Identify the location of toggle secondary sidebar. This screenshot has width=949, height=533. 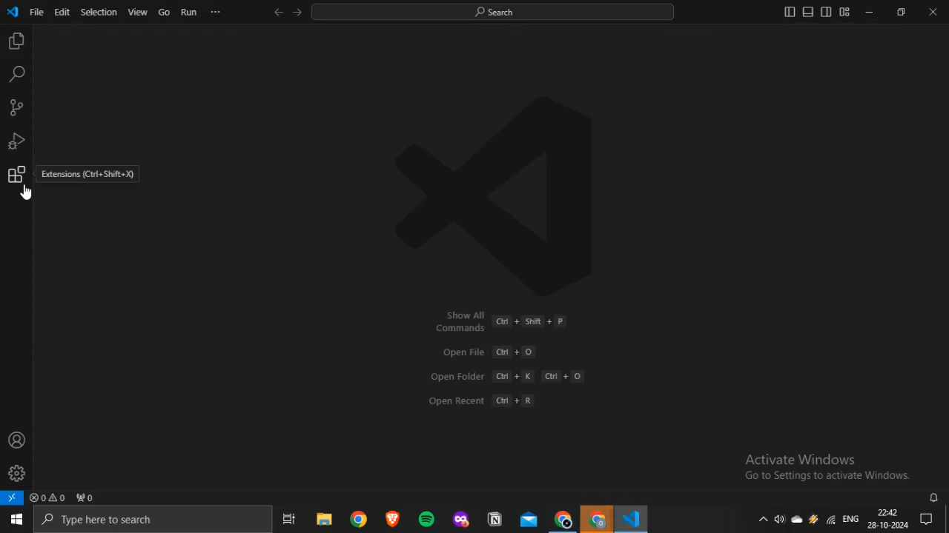
(827, 11).